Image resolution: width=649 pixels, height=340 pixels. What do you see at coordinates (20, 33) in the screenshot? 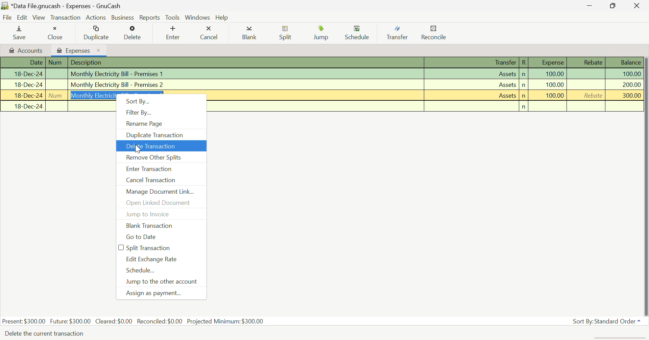
I see `Save` at bounding box center [20, 33].